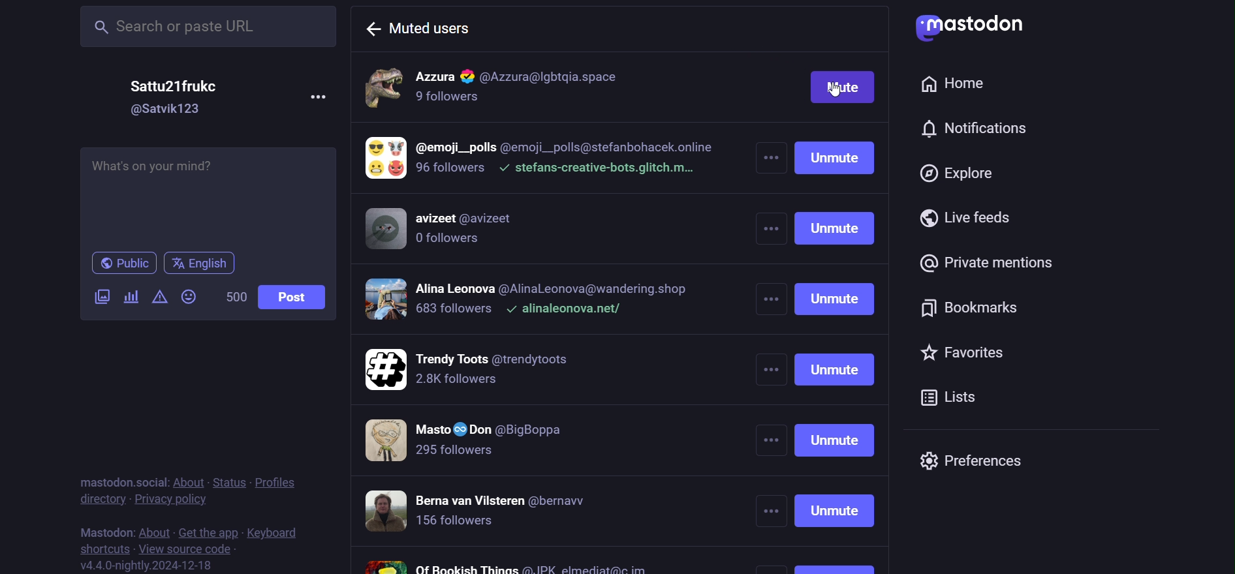 This screenshot has width=1235, height=574. I want to click on get the app, so click(207, 532).